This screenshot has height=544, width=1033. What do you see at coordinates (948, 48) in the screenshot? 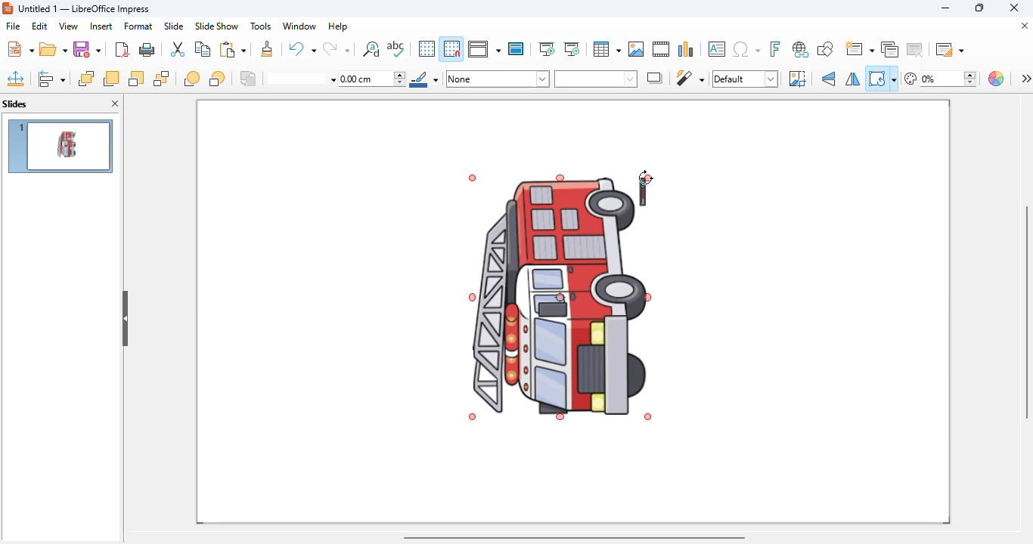
I see `slide layout` at bounding box center [948, 48].